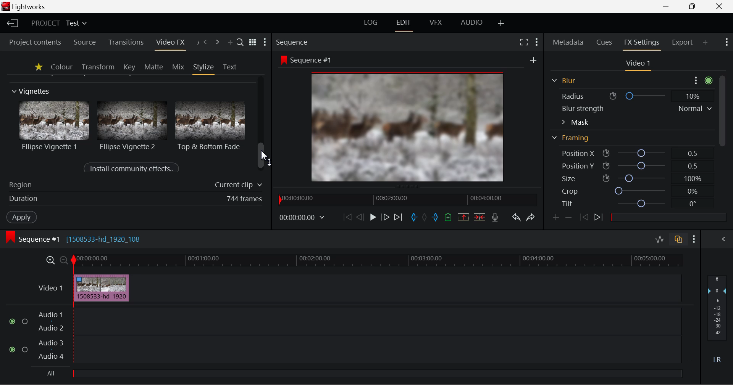 Image resolution: width=733 pixels, height=385 pixels. What do you see at coordinates (253, 43) in the screenshot?
I see `Toggle list & title view` at bounding box center [253, 43].